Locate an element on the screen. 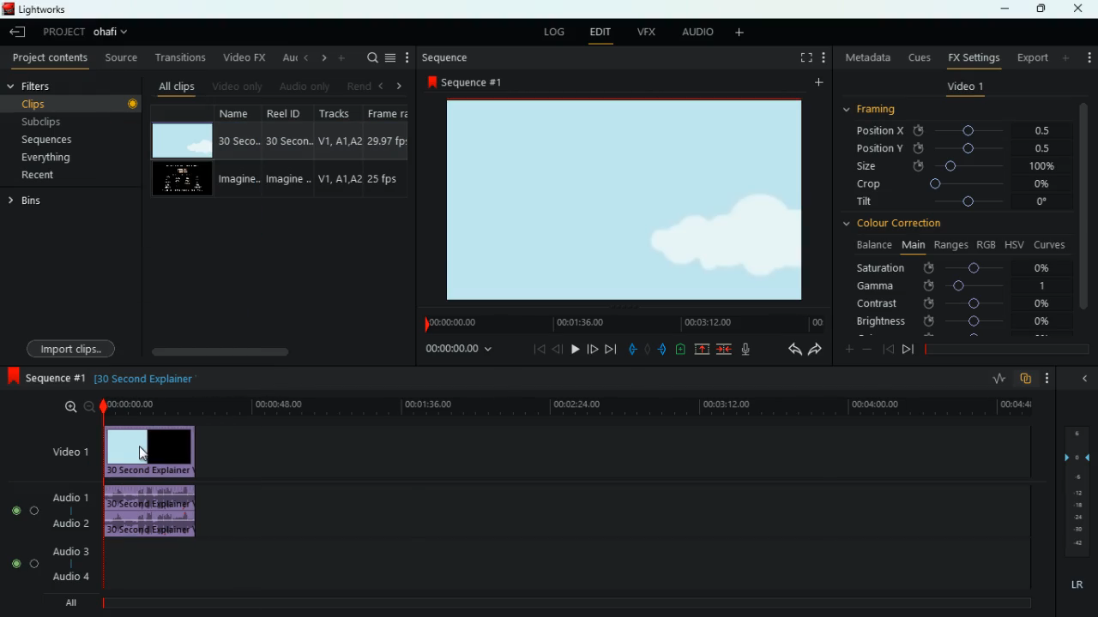 Image resolution: width=1098 pixels, height=617 pixels. menu is located at coordinates (390, 57).